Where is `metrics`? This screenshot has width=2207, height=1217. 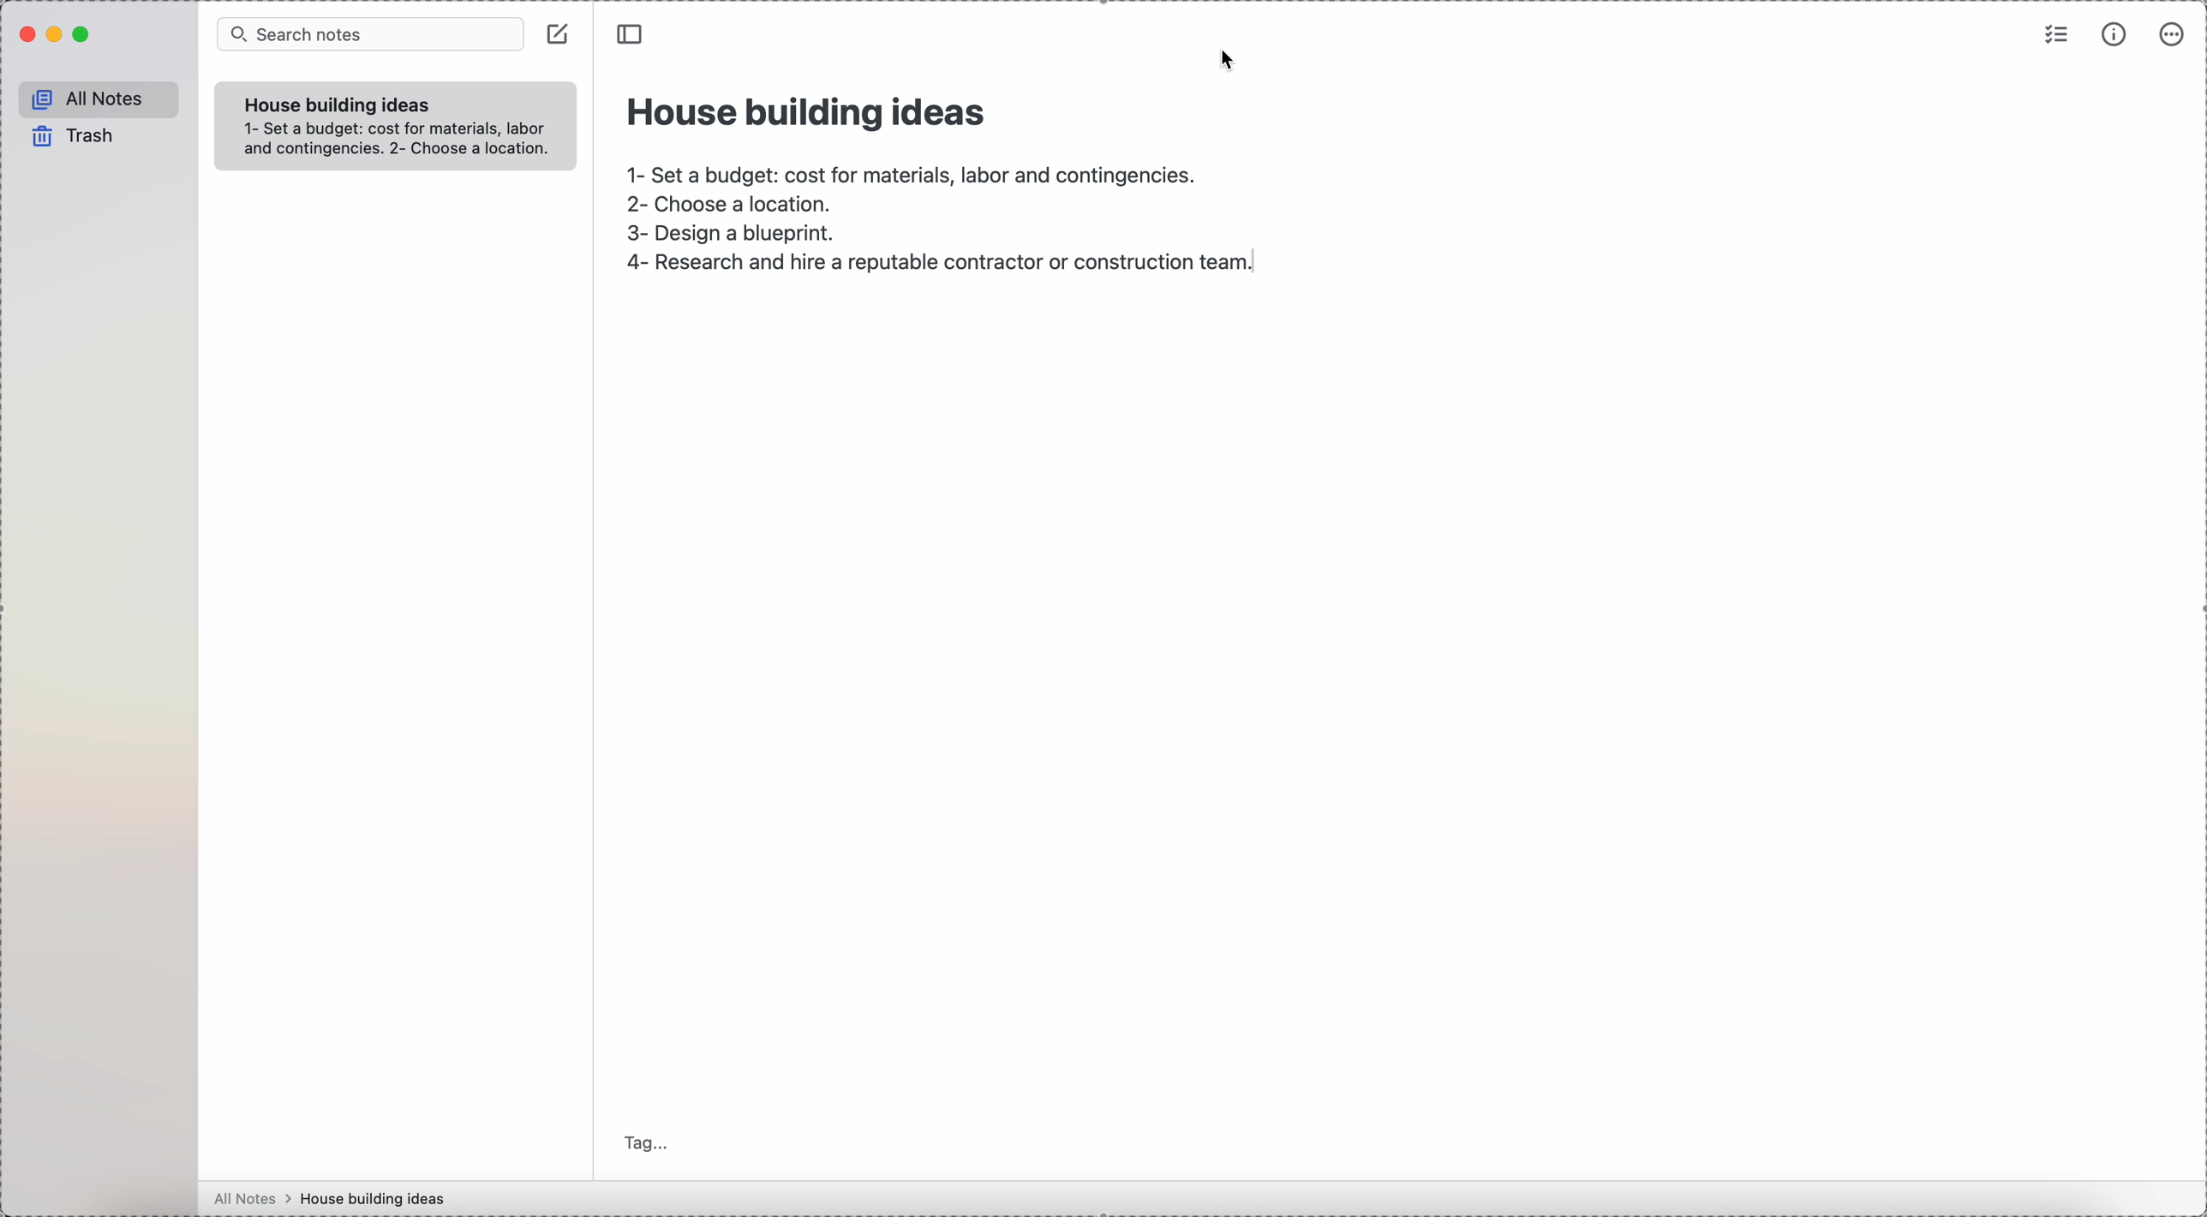 metrics is located at coordinates (2114, 37).